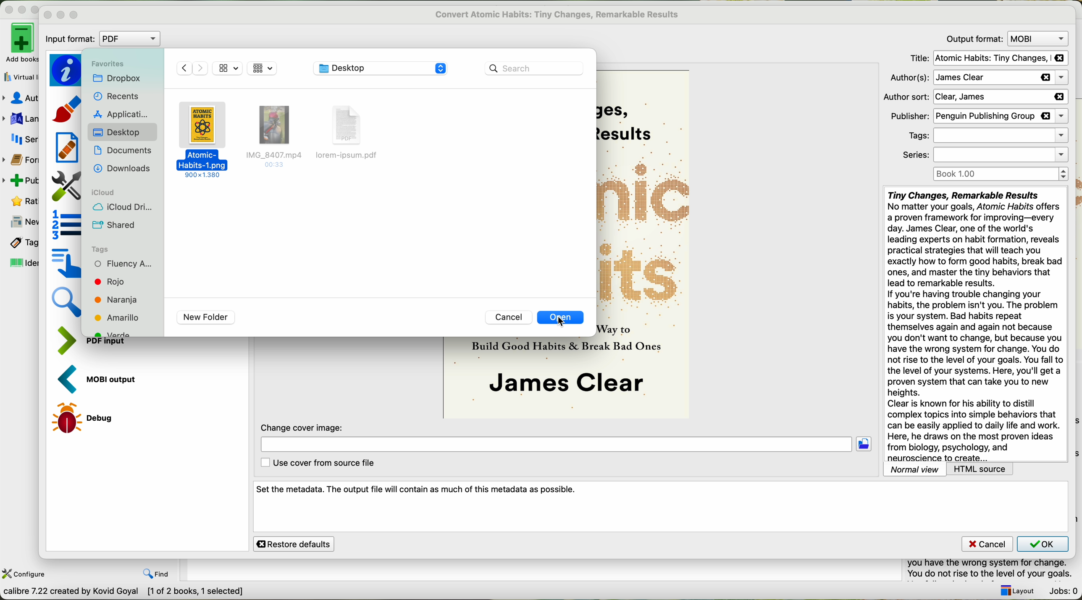  What do you see at coordinates (276, 139) in the screenshot?
I see `disable file` at bounding box center [276, 139].